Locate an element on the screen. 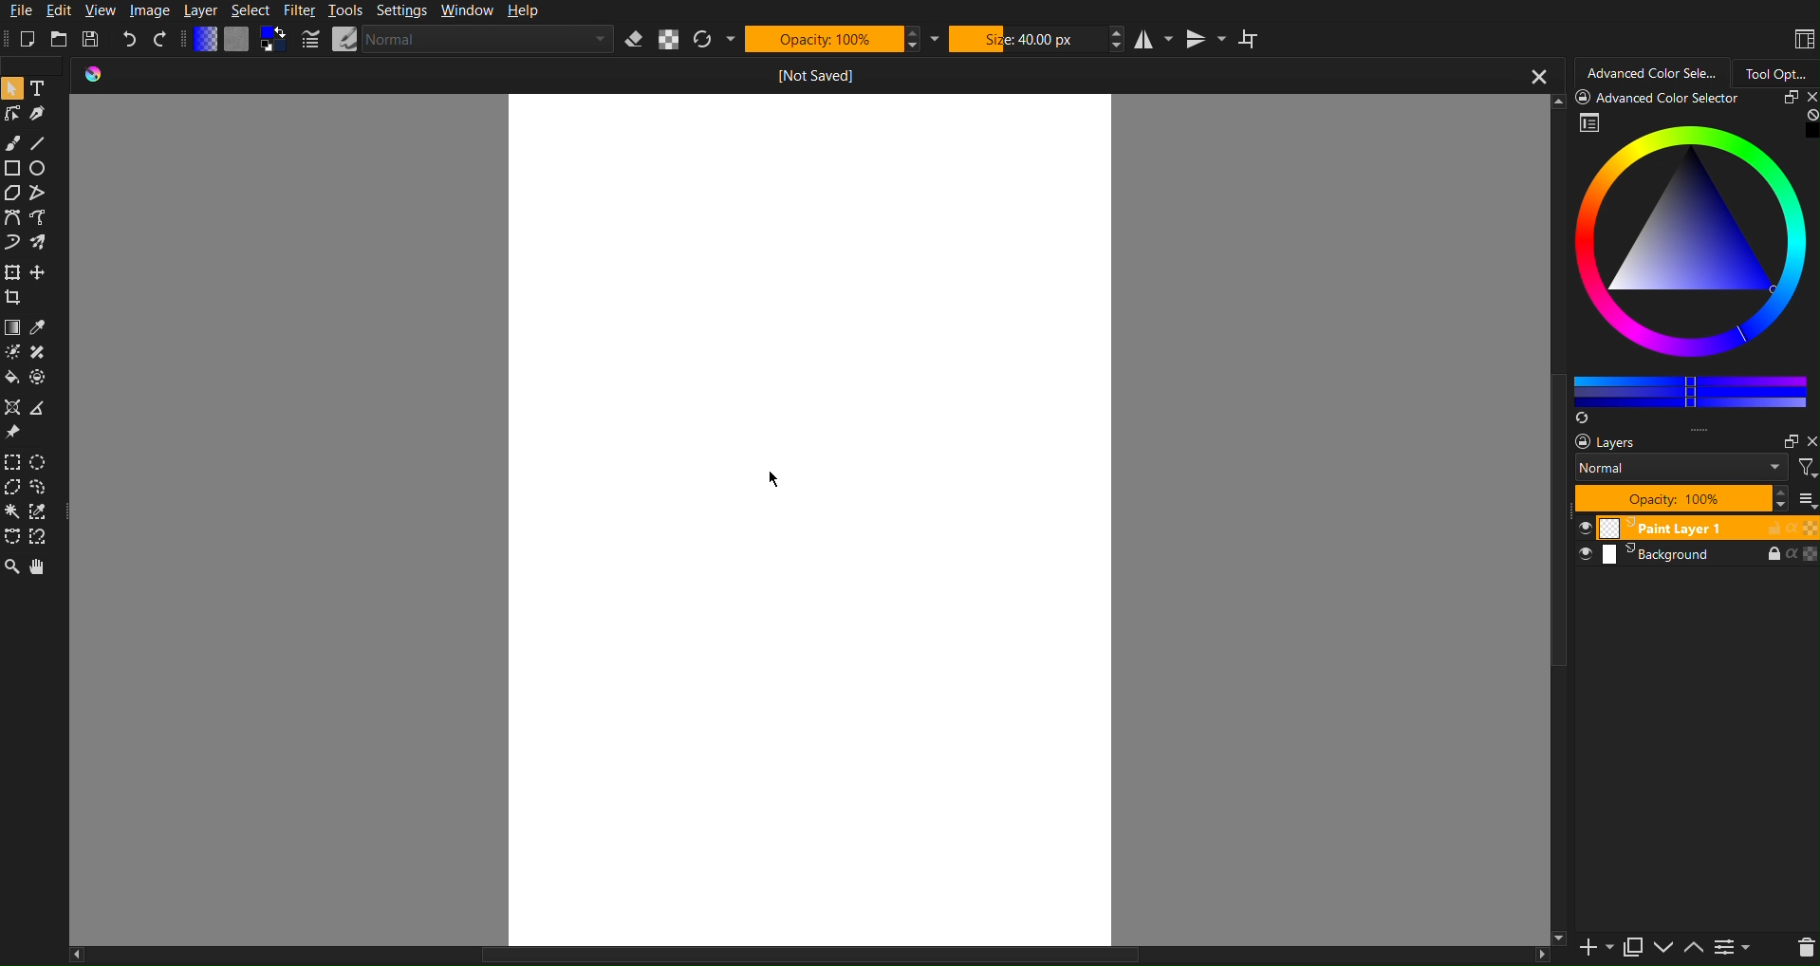  sync is located at coordinates (1585, 416).